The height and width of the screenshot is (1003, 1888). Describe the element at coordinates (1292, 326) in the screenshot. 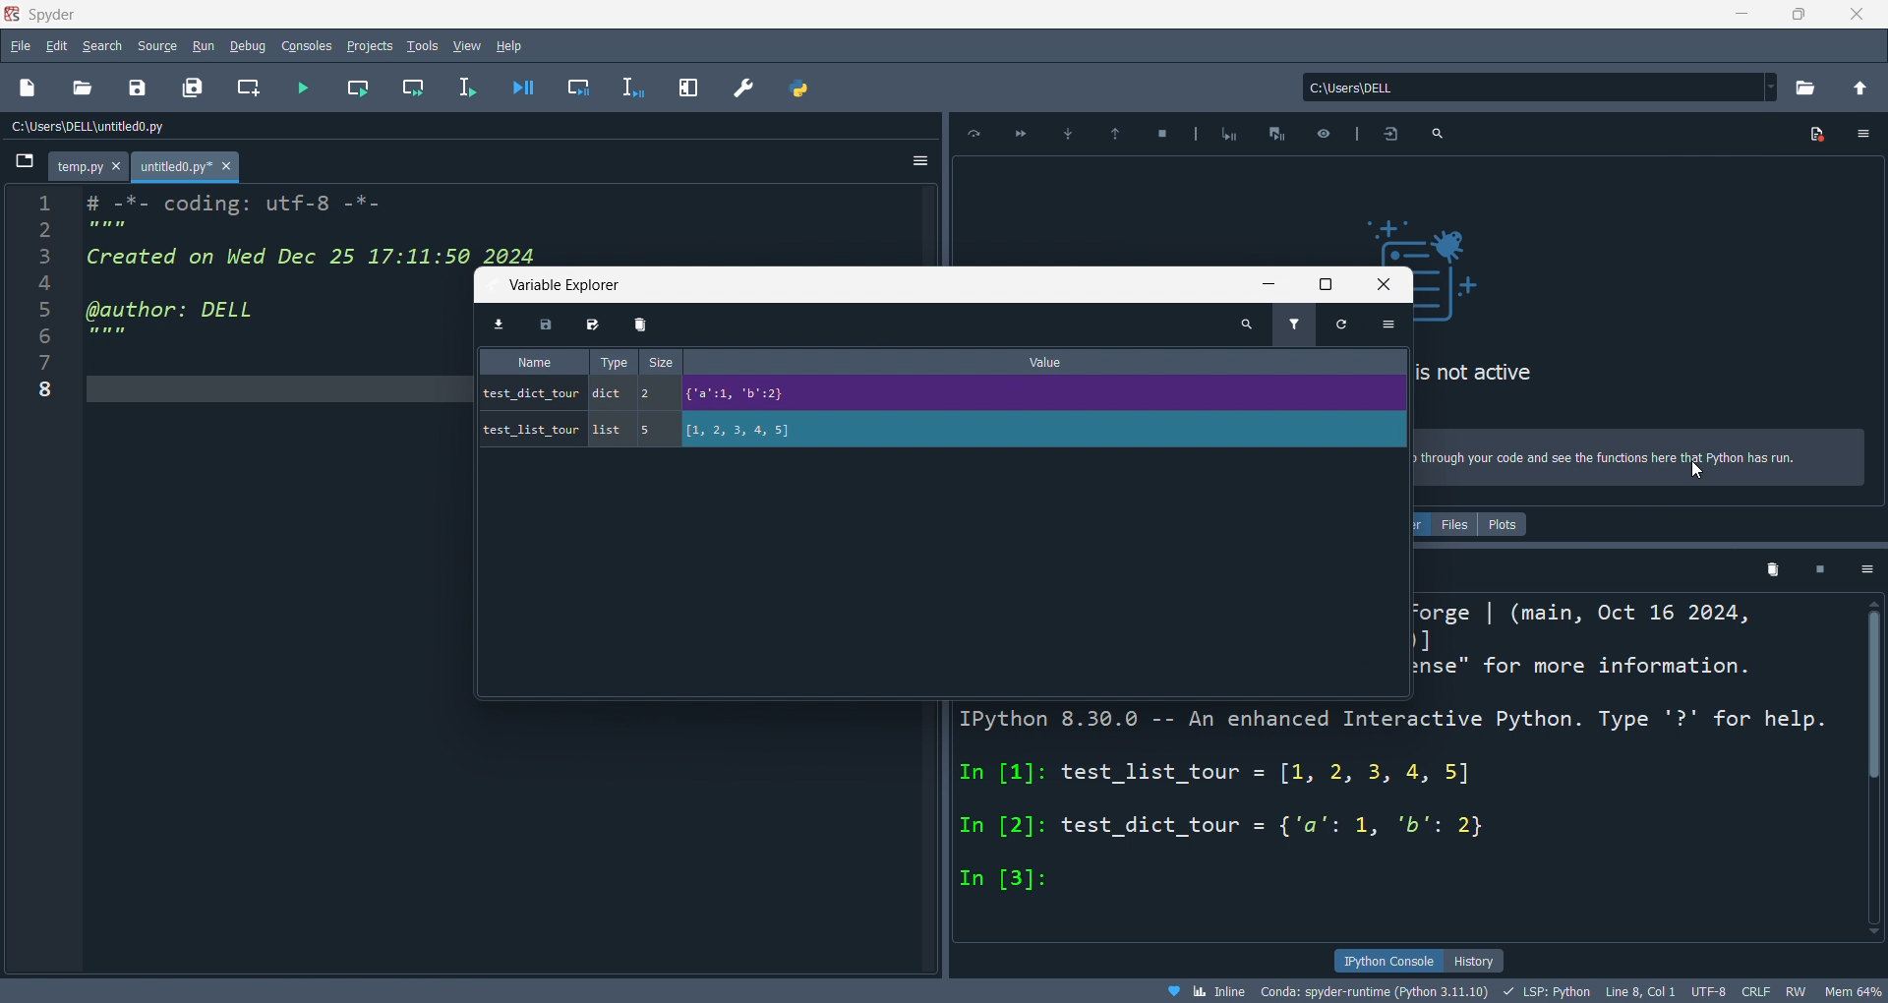

I see `filter` at that location.